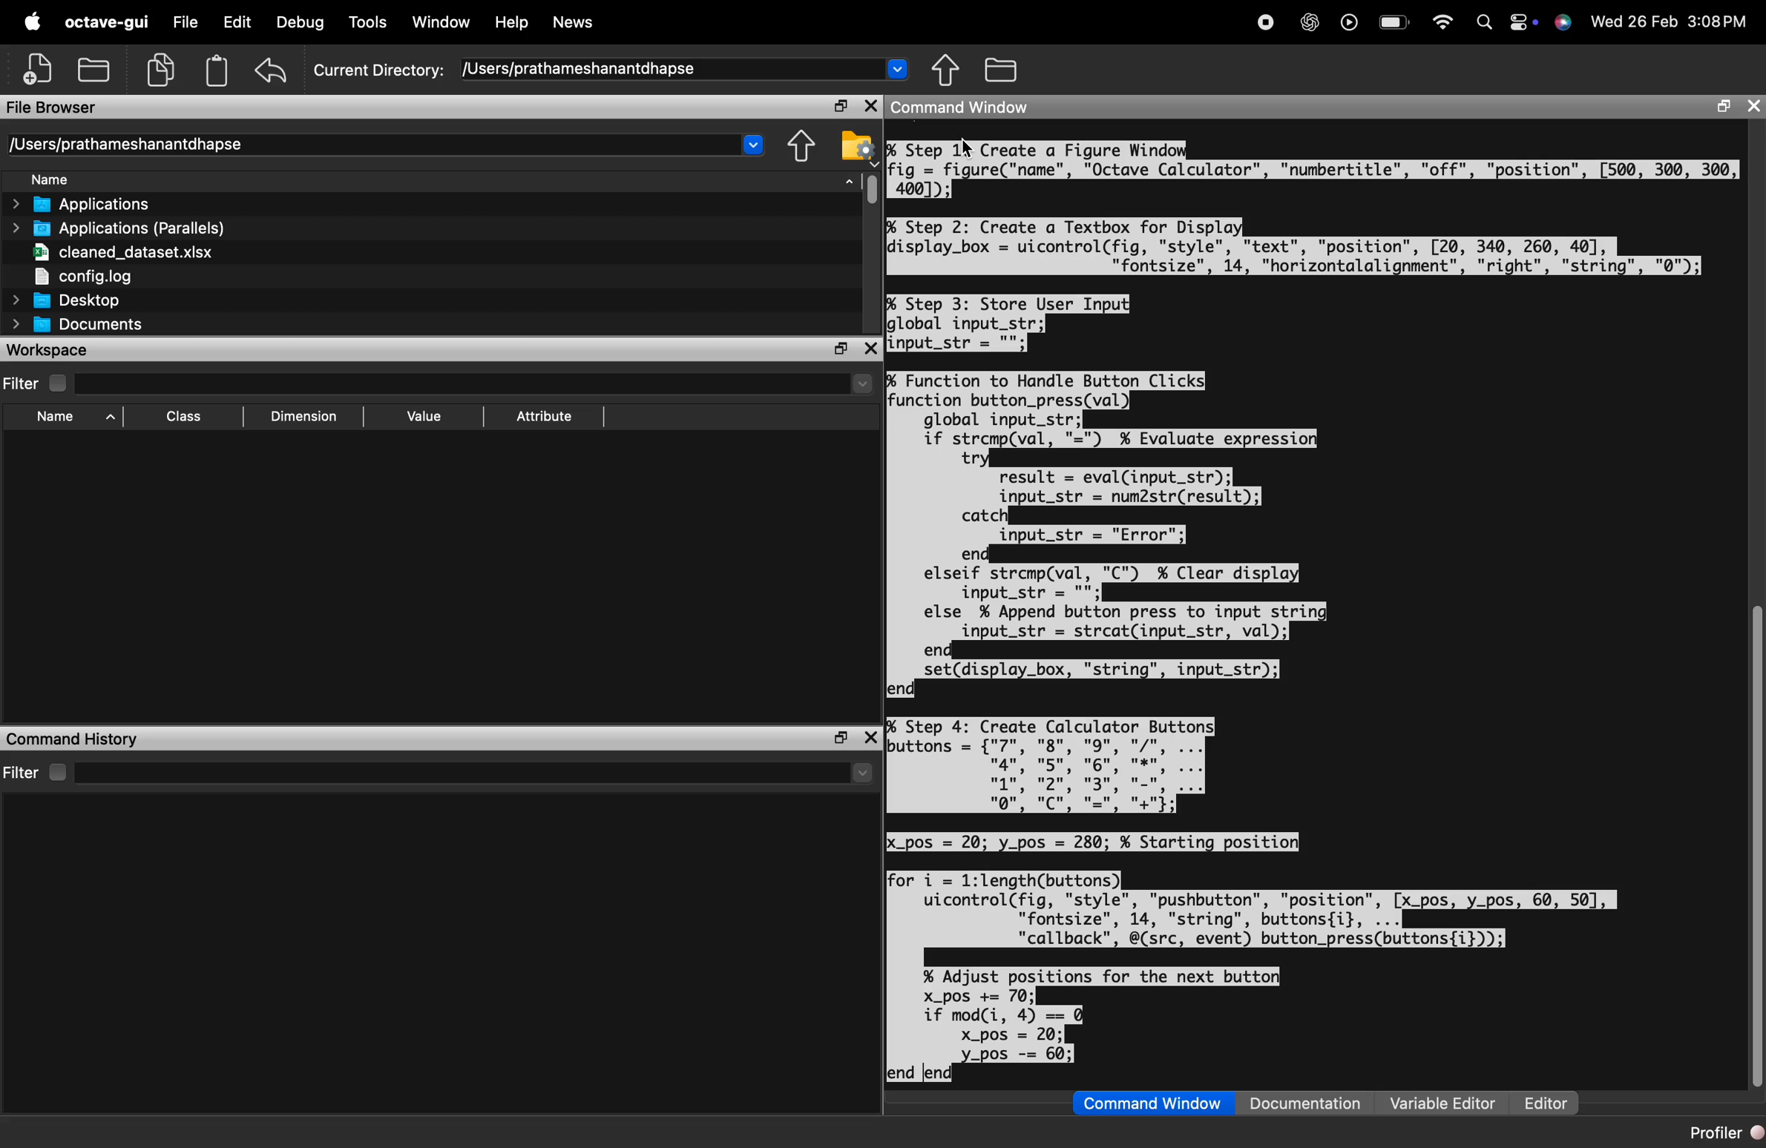  What do you see at coordinates (95, 67) in the screenshot?
I see `open an existing file in an editor` at bounding box center [95, 67].